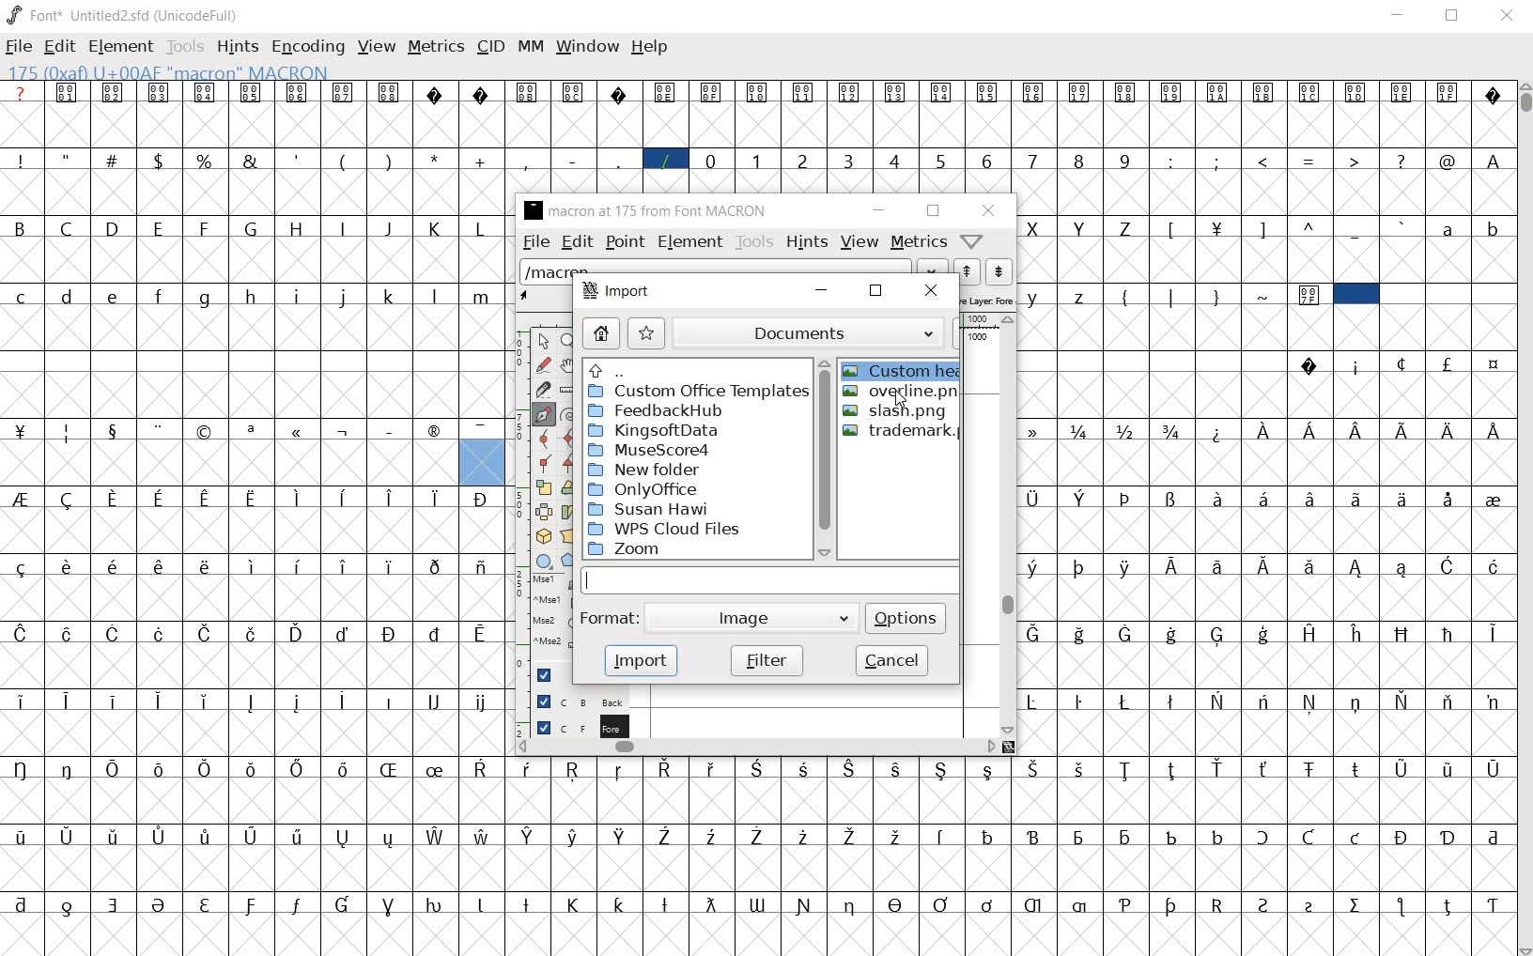 This screenshot has width=1533, height=956. I want to click on Symbol, so click(298, 91).